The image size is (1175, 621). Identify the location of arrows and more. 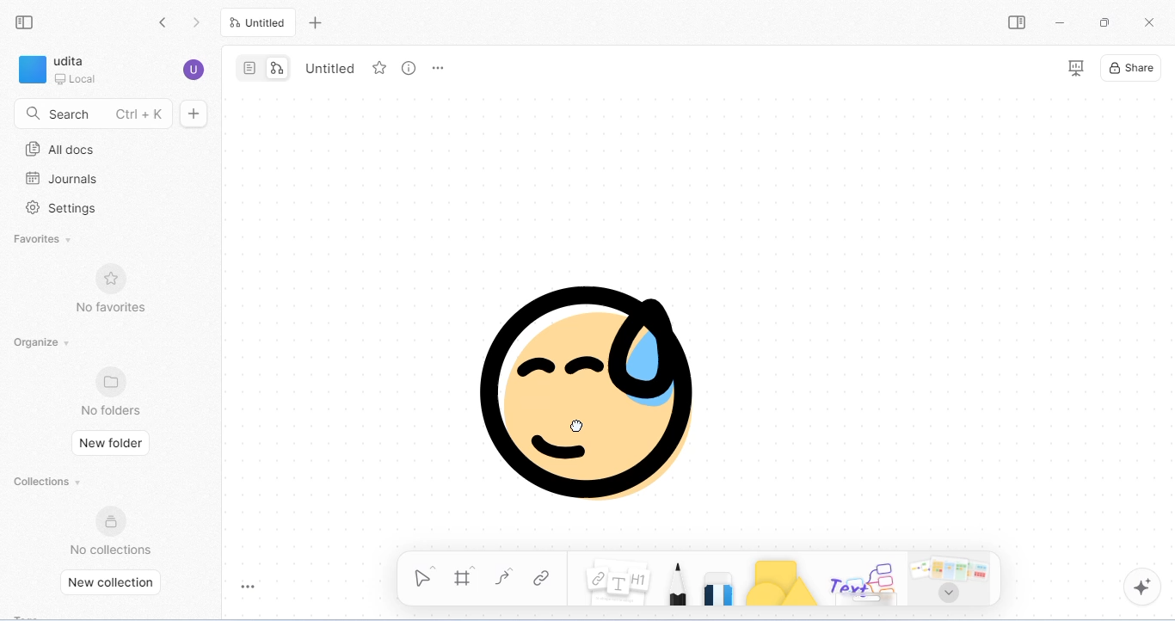
(947, 580).